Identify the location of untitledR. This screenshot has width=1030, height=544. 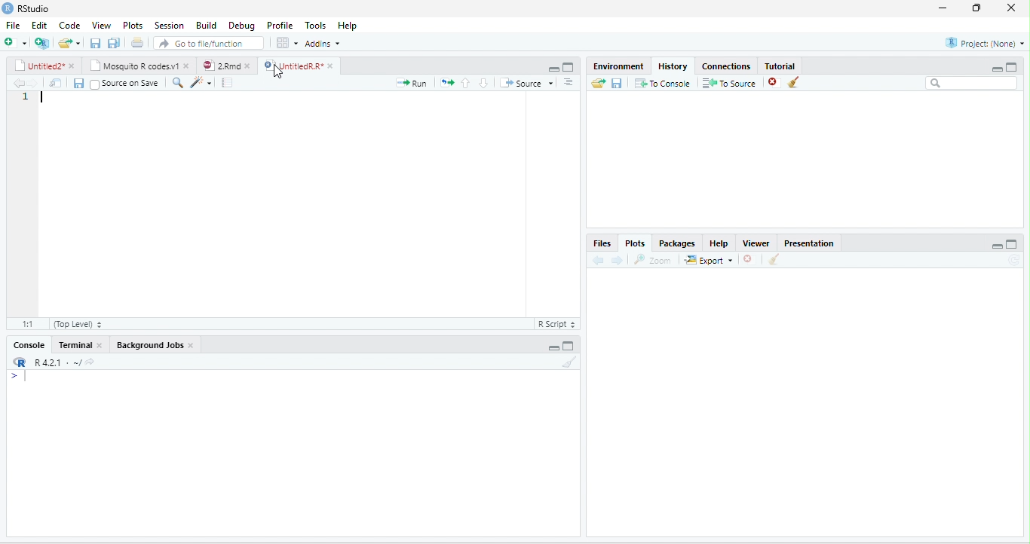
(298, 66).